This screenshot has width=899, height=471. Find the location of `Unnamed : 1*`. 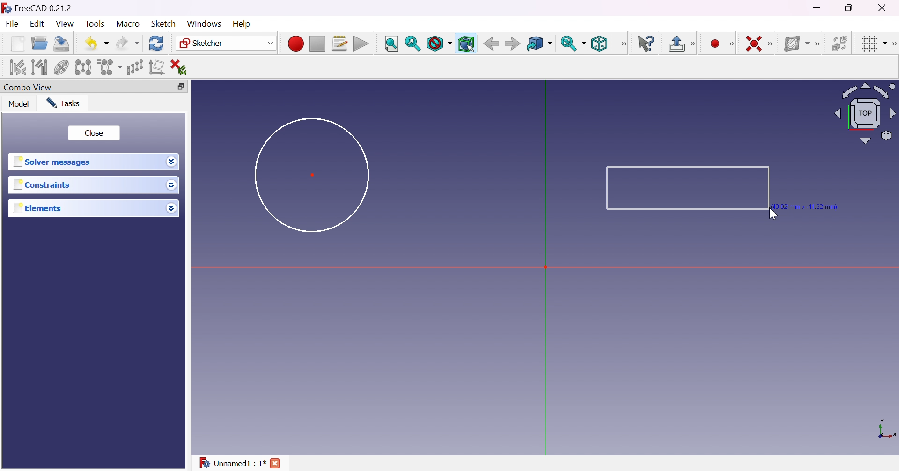

Unnamed : 1* is located at coordinates (232, 461).